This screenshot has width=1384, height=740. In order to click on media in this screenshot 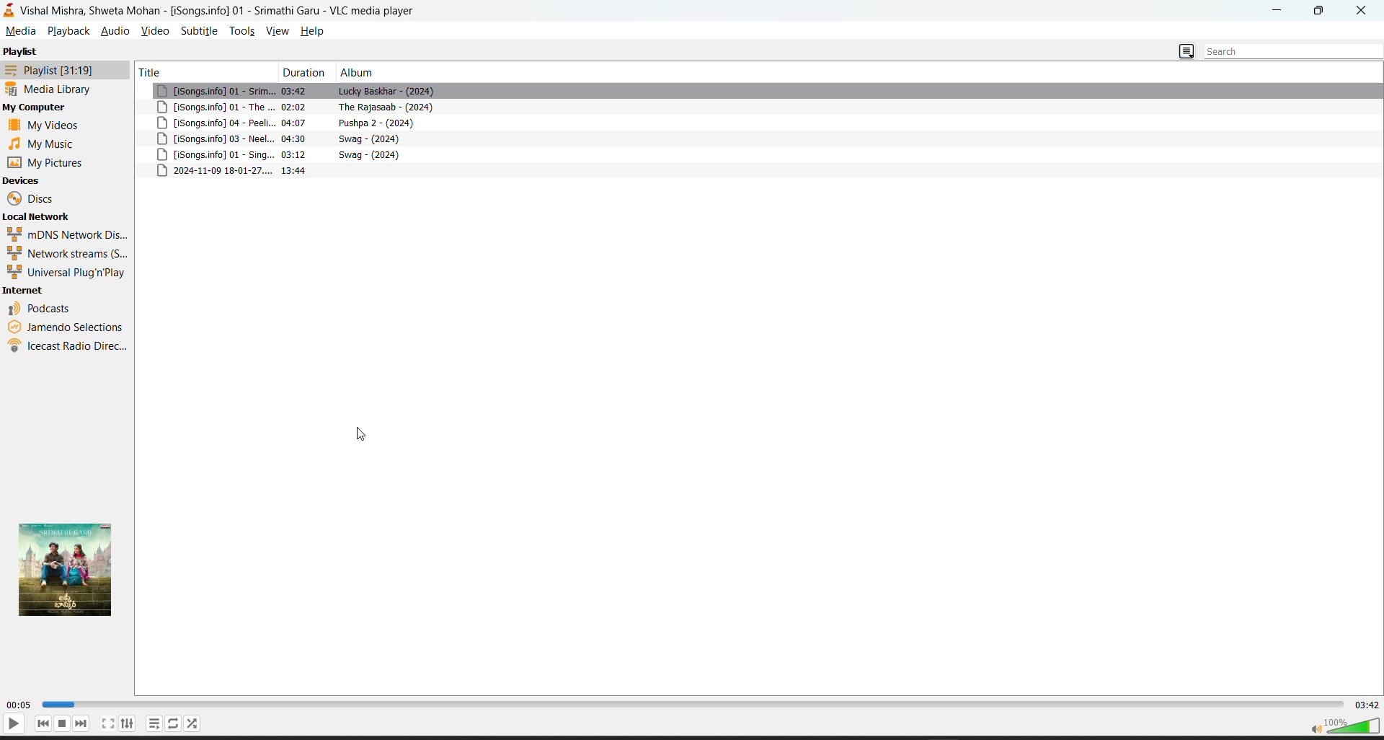, I will do `click(20, 31)`.